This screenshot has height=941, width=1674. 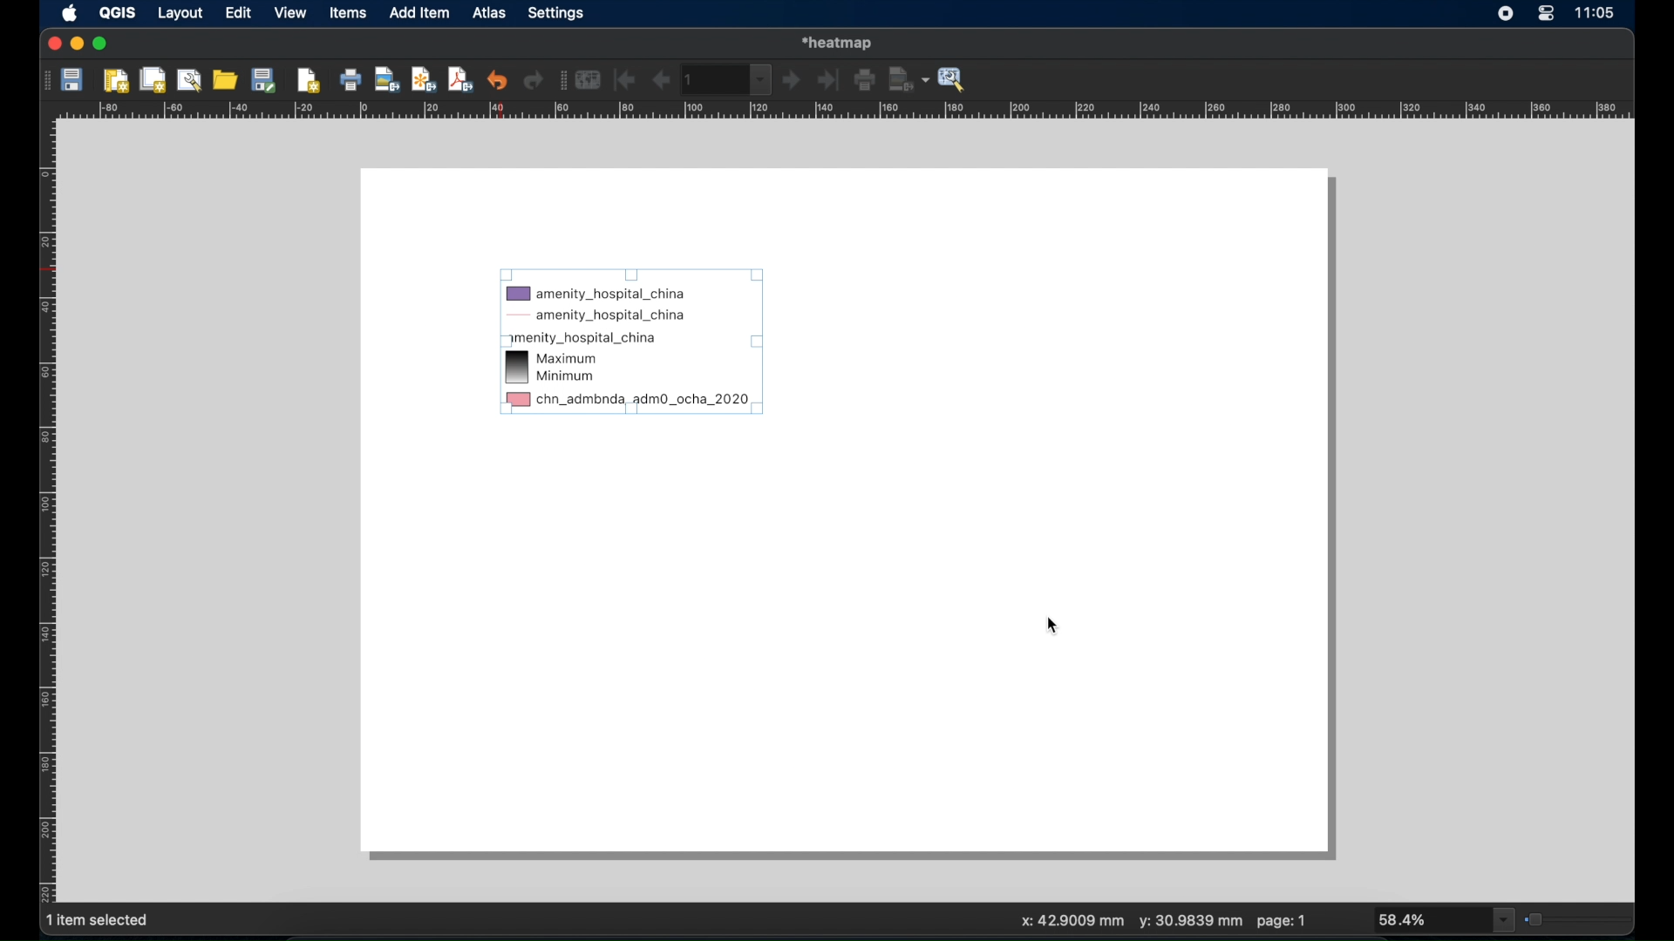 I want to click on maximize, so click(x=101, y=44).